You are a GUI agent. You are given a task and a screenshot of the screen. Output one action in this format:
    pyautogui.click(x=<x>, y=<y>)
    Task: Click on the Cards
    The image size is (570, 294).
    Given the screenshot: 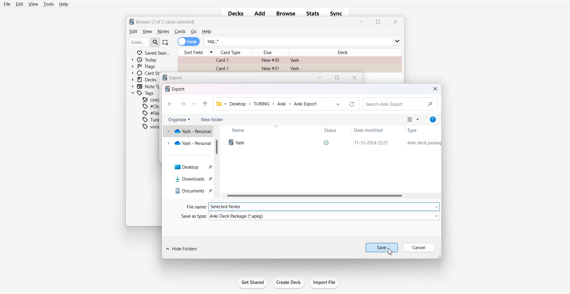 What is the action you would take?
    pyautogui.click(x=180, y=31)
    